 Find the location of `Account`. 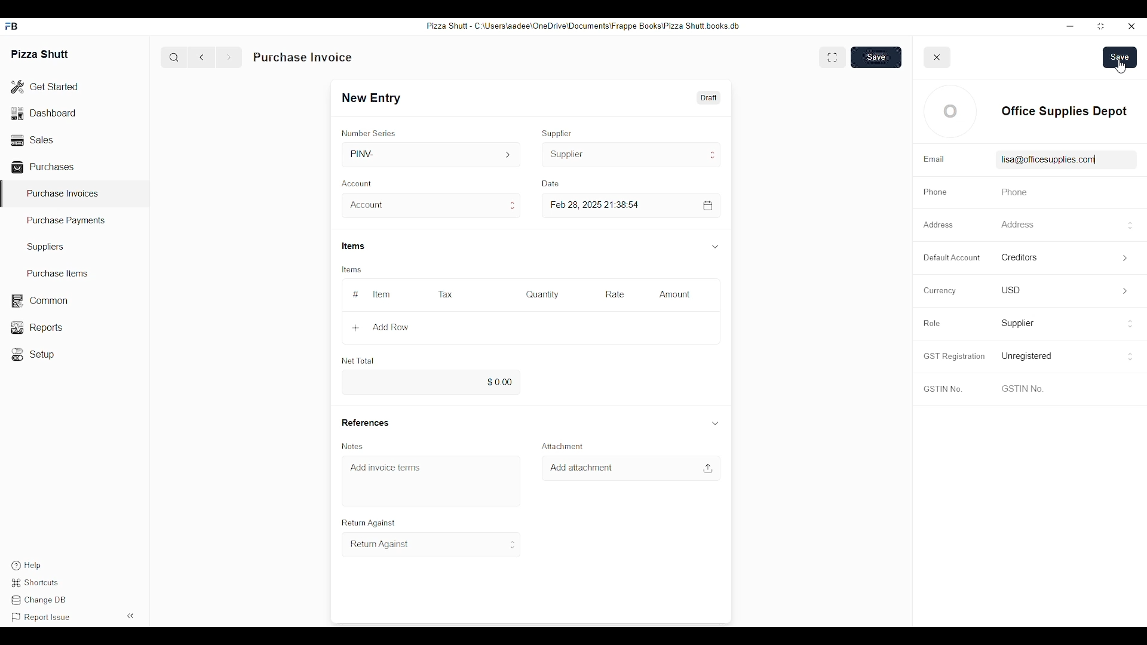

Account is located at coordinates (430, 205).